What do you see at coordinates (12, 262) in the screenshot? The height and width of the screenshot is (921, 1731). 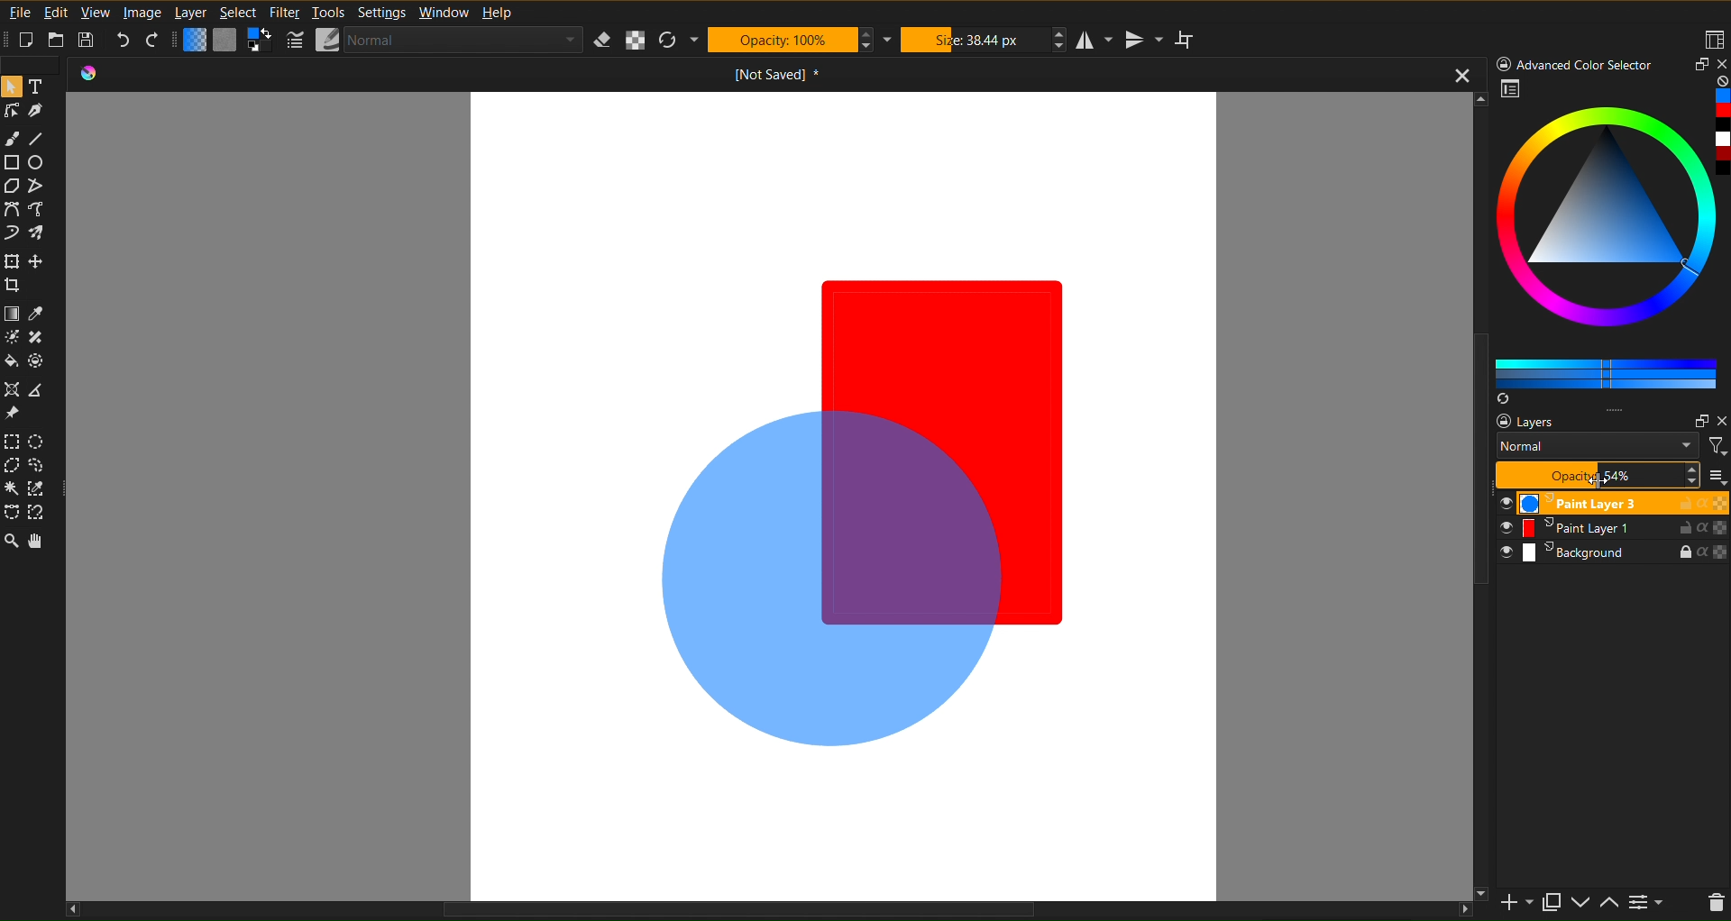 I see `Move Tools` at bounding box center [12, 262].